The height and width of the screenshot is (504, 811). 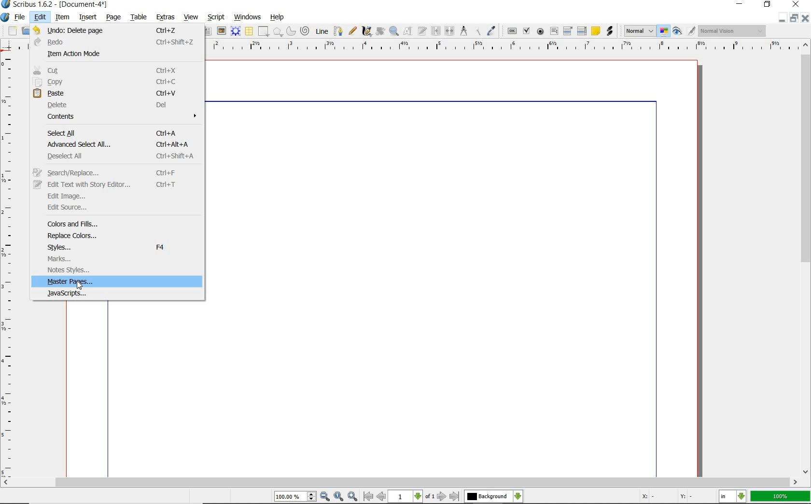 What do you see at coordinates (568, 30) in the screenshot?
I see `pdf combo box` at bounding box center [568, 30].